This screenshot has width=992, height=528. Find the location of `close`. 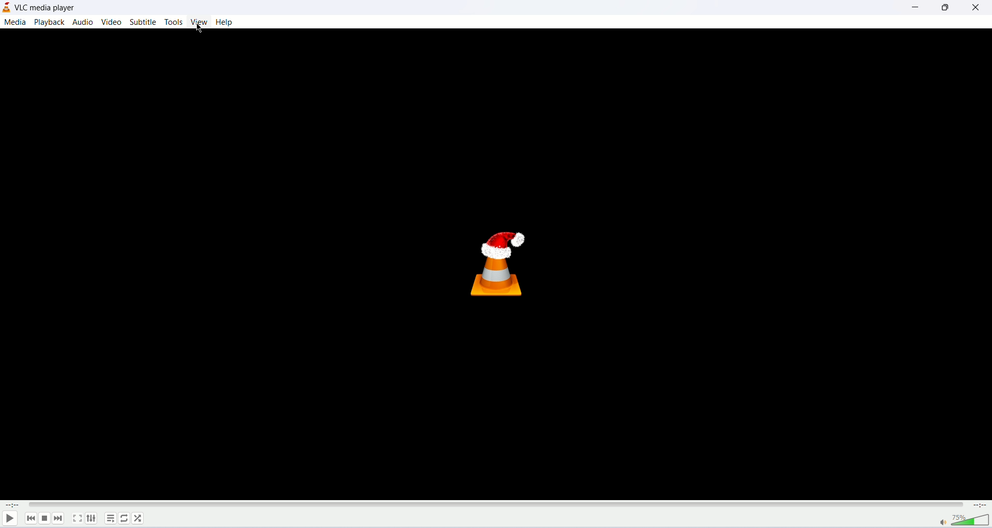

close is located at coordinates (977, 8).